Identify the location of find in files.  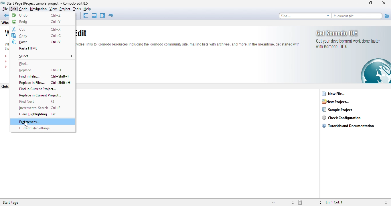
(47, 76).